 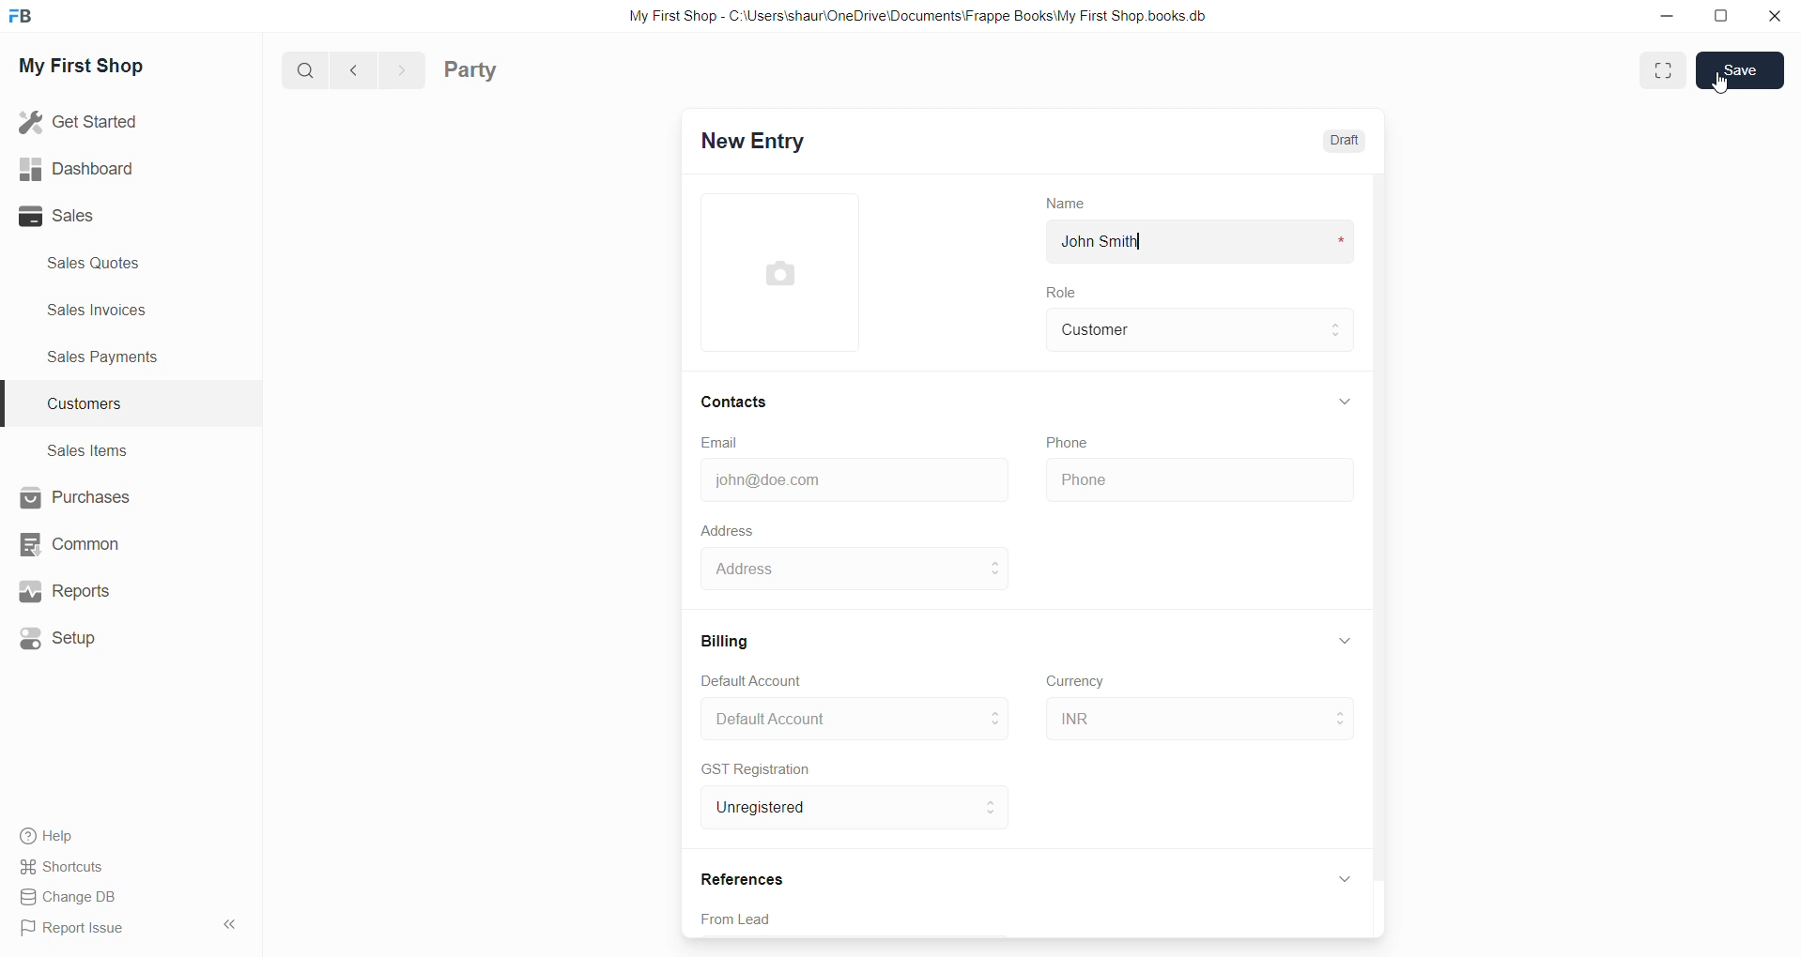 What do you see at coordinates (25, 20) in the screenshot?
I see `frappe book Logo` at bounding box center [25, 20].